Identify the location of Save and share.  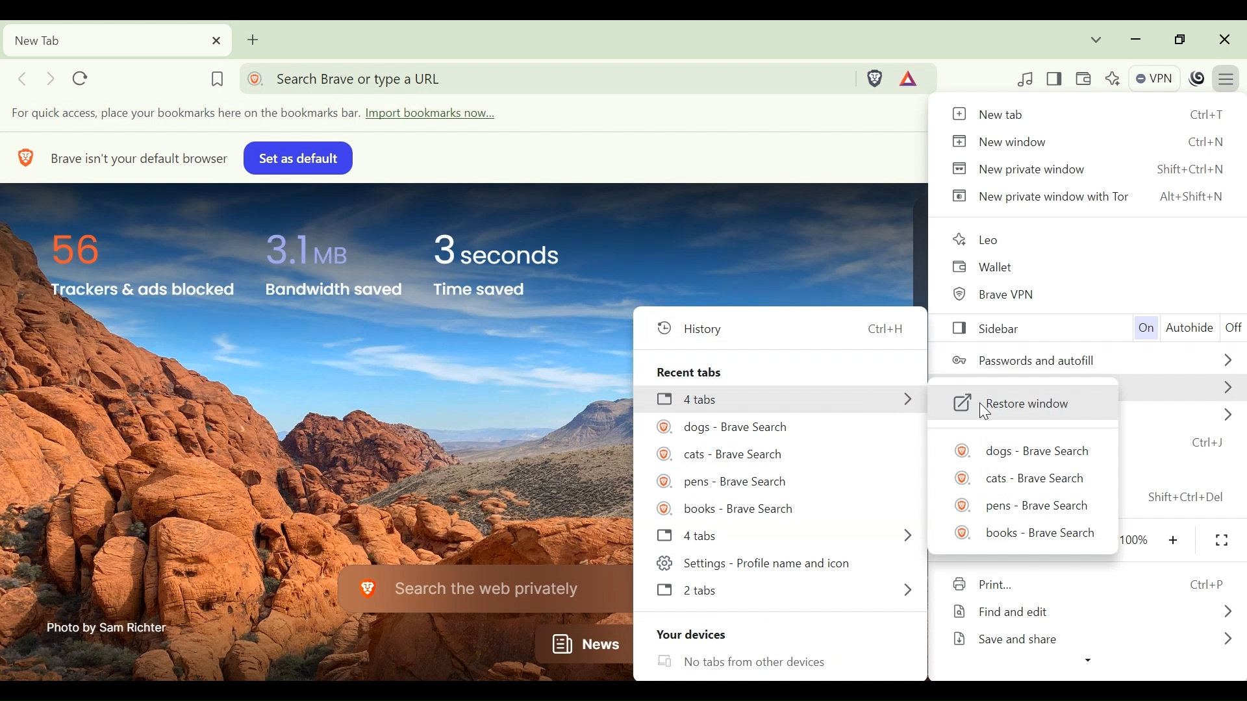
(1022, 637).